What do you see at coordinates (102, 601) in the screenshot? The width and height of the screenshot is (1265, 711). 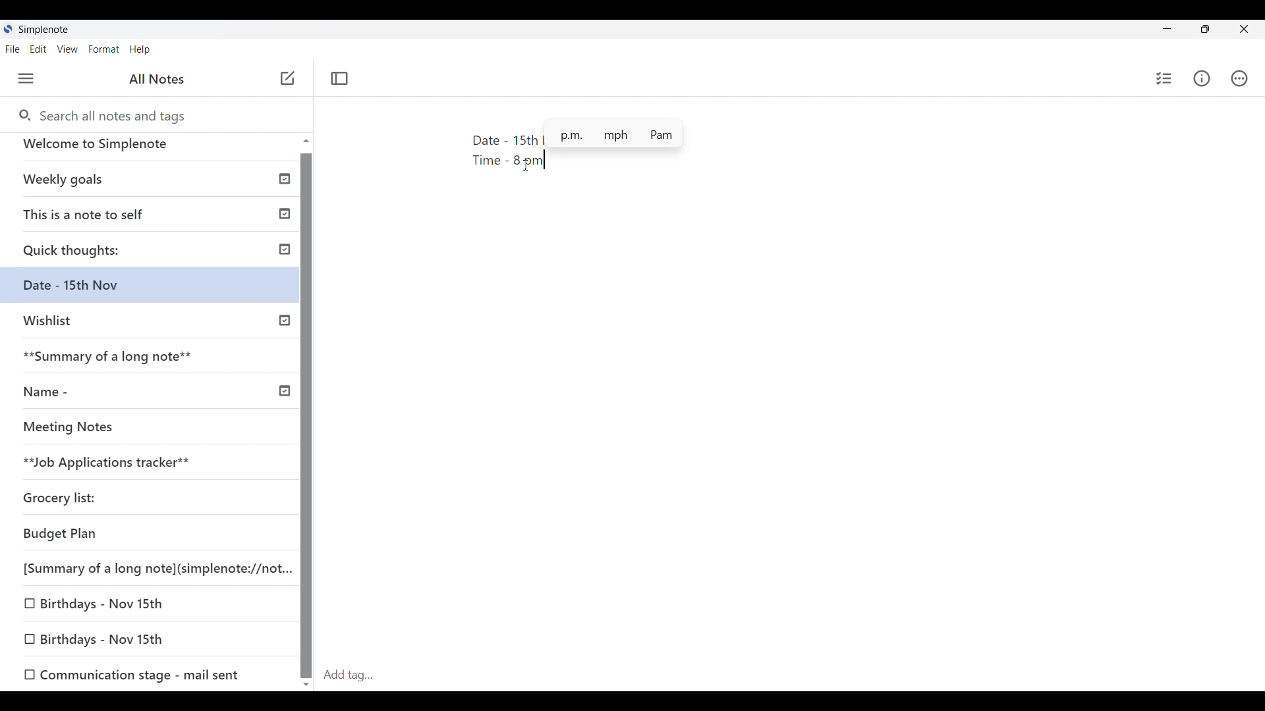 I see `Unpublished note` at bounding box center [102, 601].